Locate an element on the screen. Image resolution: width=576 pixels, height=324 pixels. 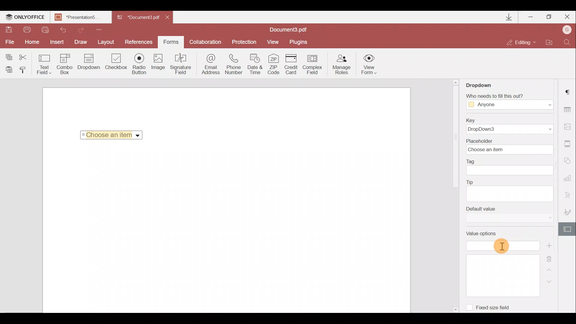
Copy is located at coordinates (7, 55).